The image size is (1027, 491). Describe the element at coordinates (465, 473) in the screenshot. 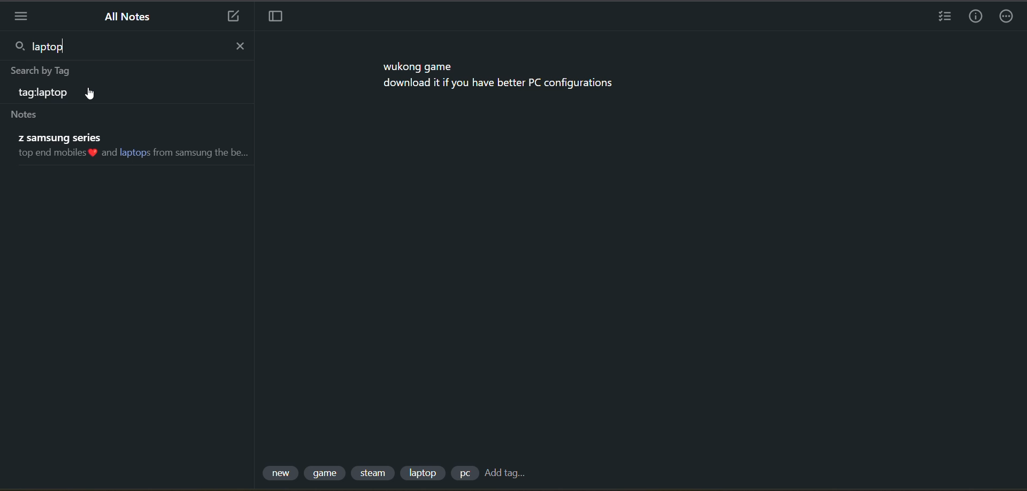

I see `tag 5` at that location.